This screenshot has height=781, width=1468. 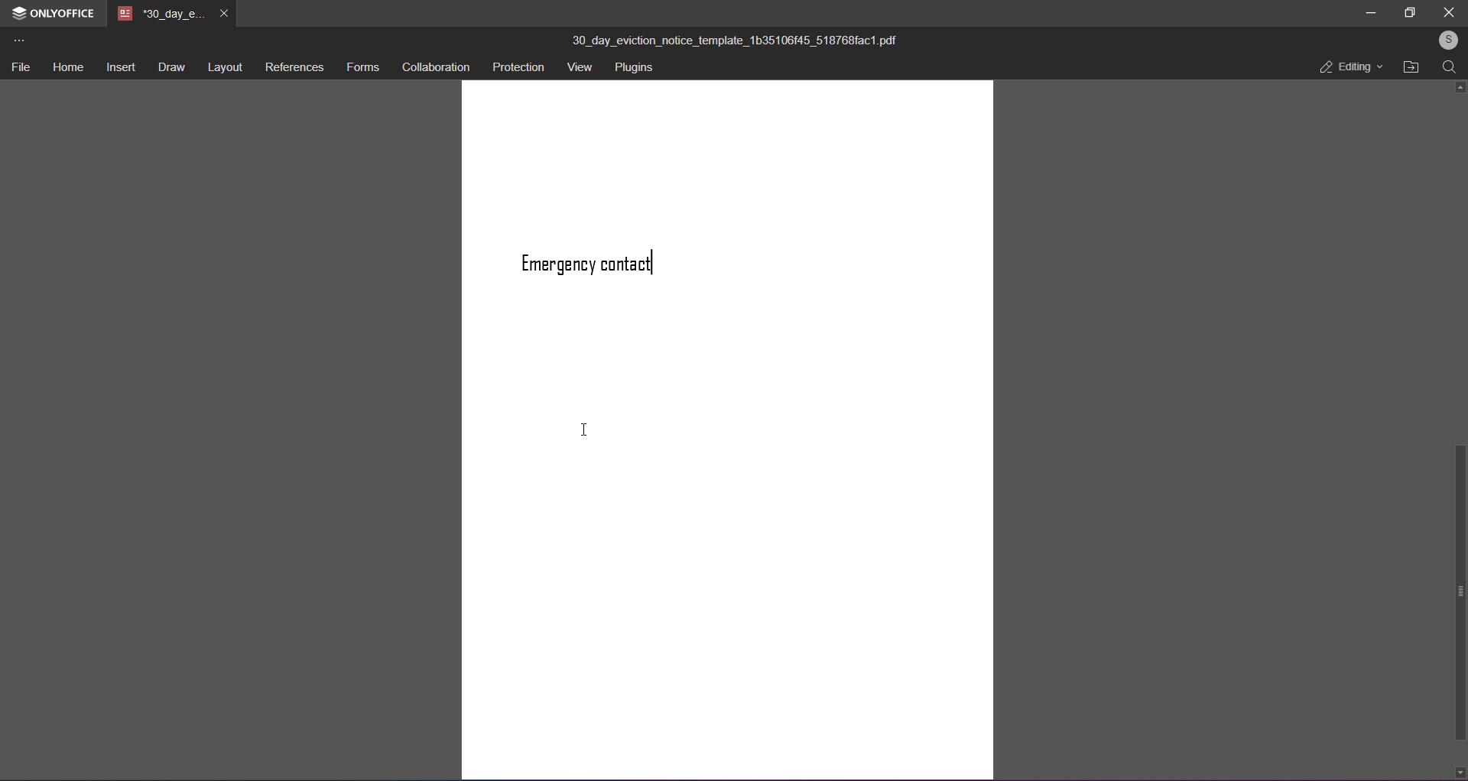 I want to click on home, so click(x=65, y=68).